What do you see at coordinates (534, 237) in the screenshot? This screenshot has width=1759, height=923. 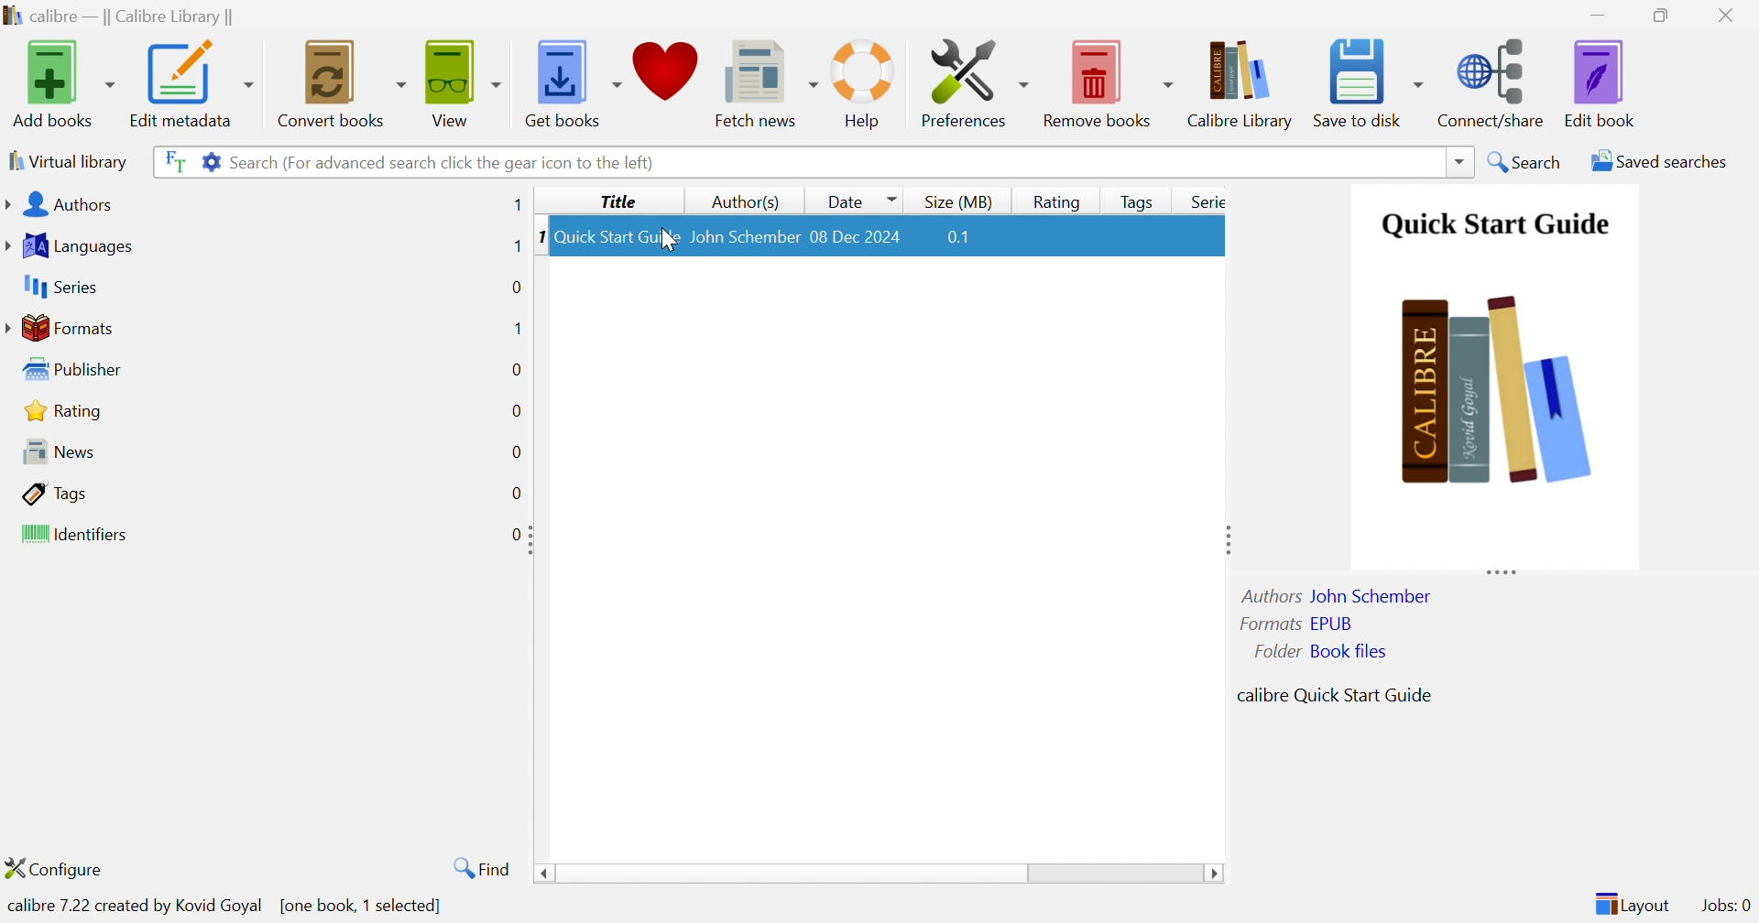 I see `1` at bounding box center [534, 237].